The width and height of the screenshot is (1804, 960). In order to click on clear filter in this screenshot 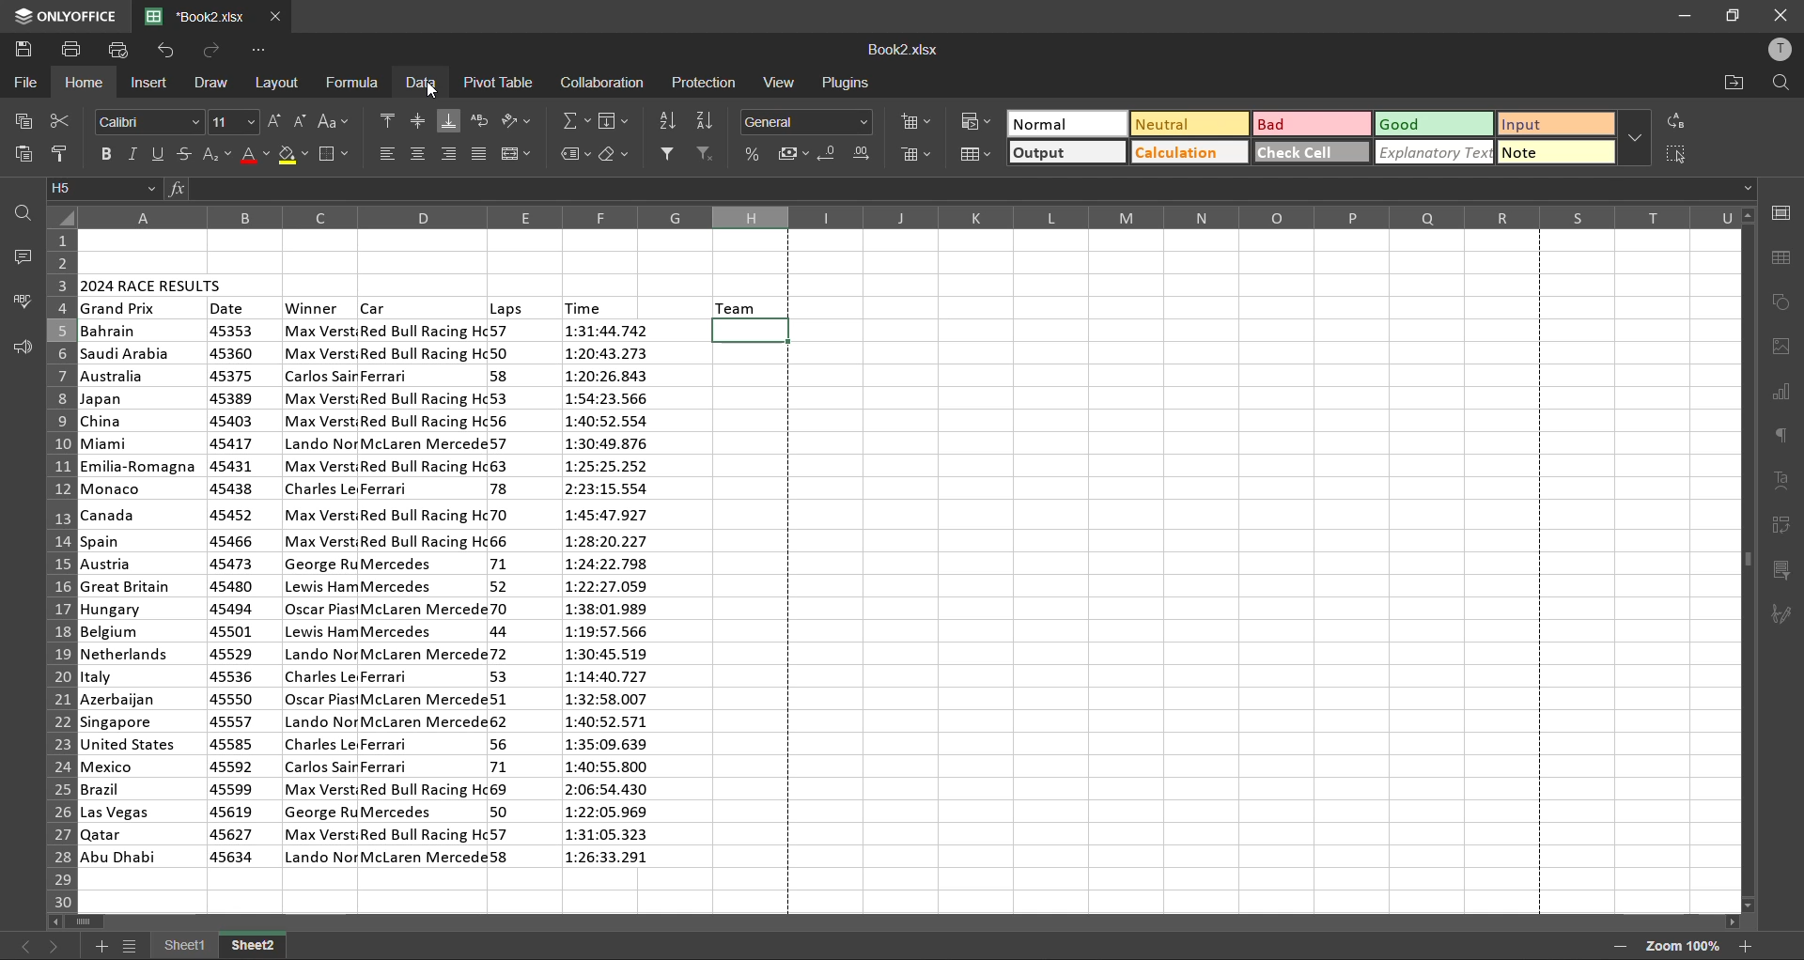, I will do `click(705, 153)`.